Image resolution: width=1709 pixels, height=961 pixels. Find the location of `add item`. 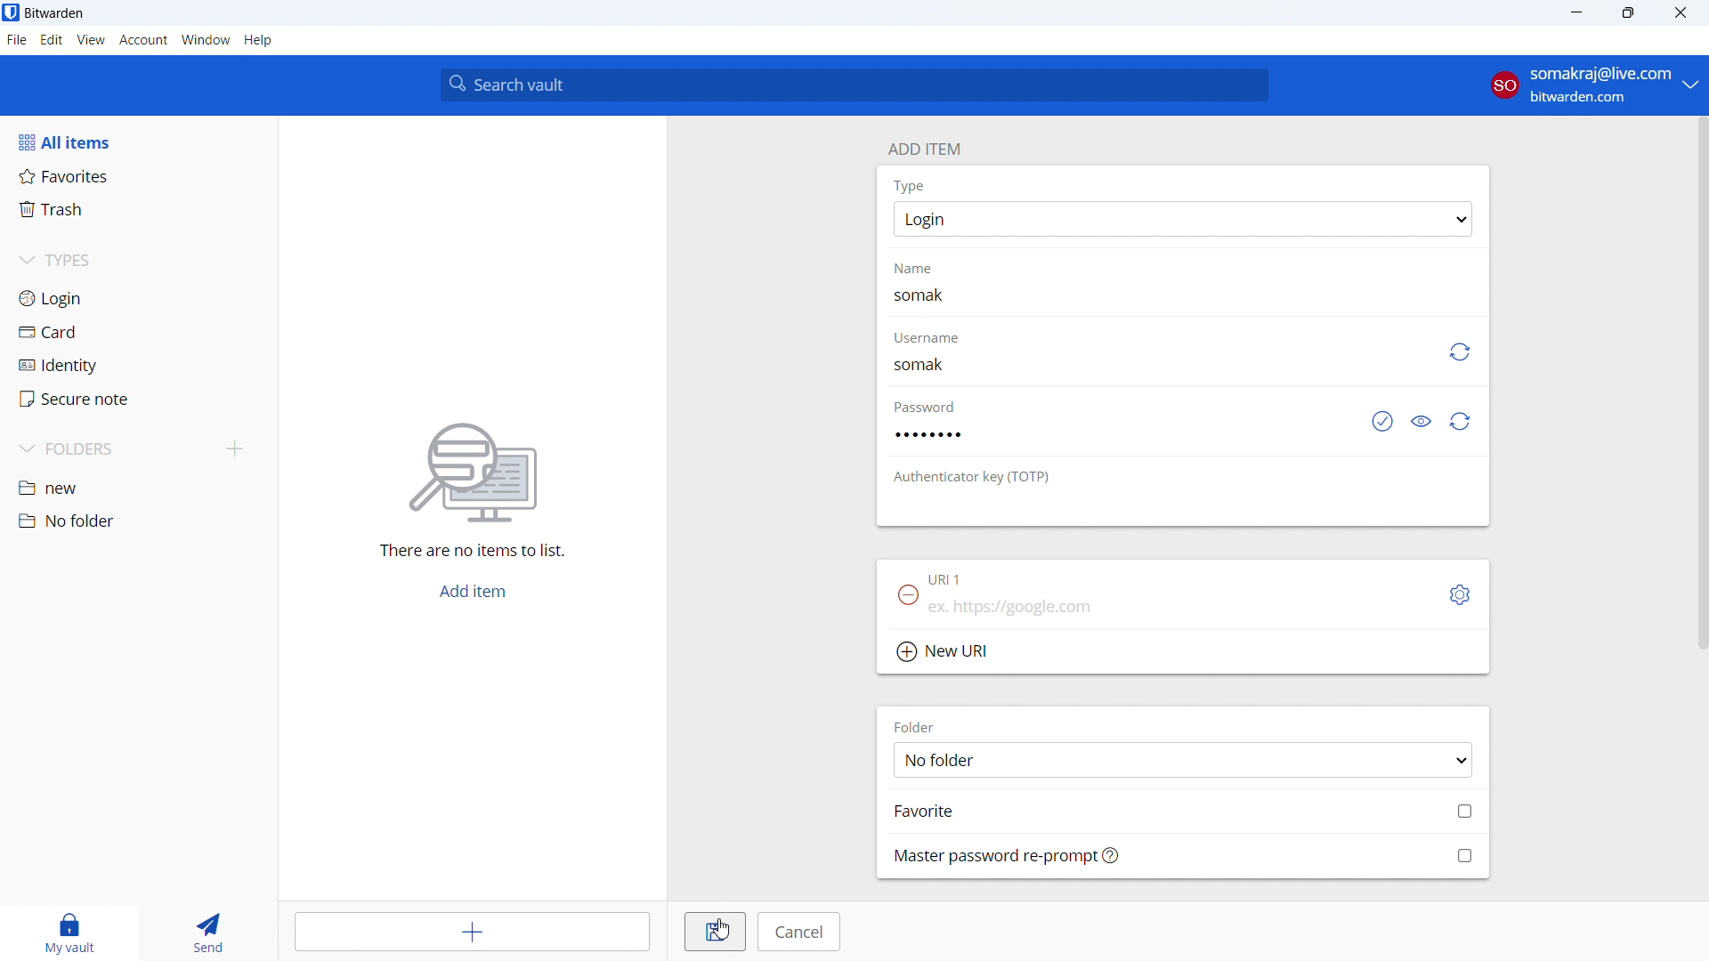

add item is located at coordinates (472, 593).